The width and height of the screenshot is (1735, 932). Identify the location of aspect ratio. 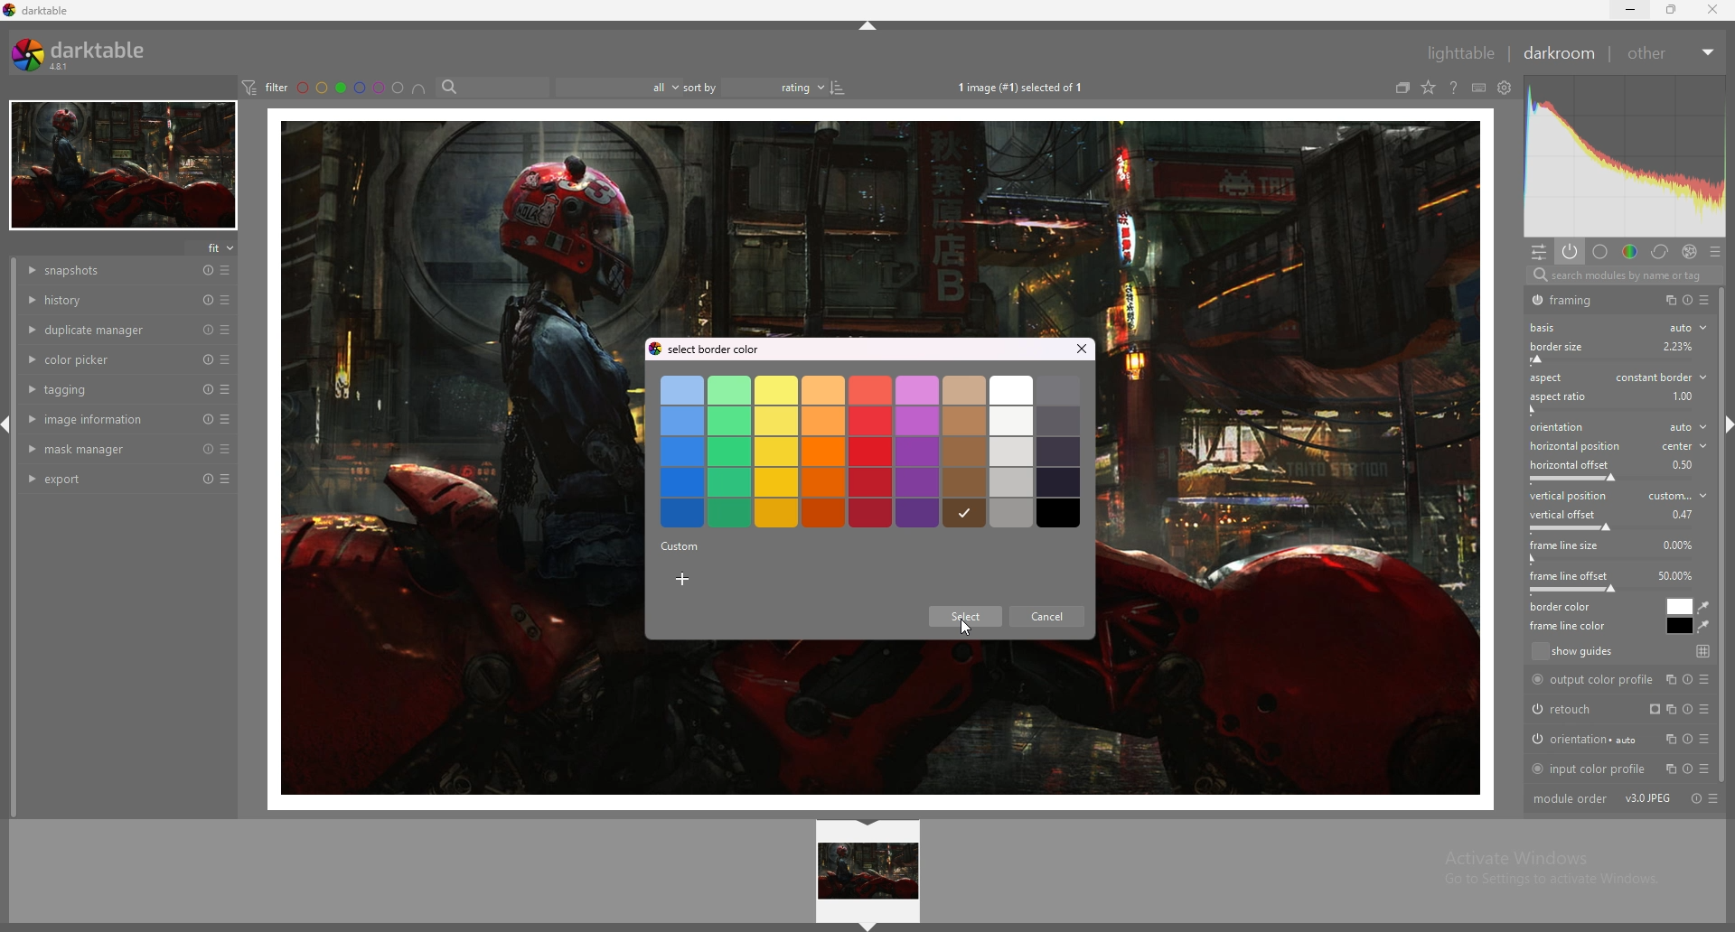
(1557, 397).